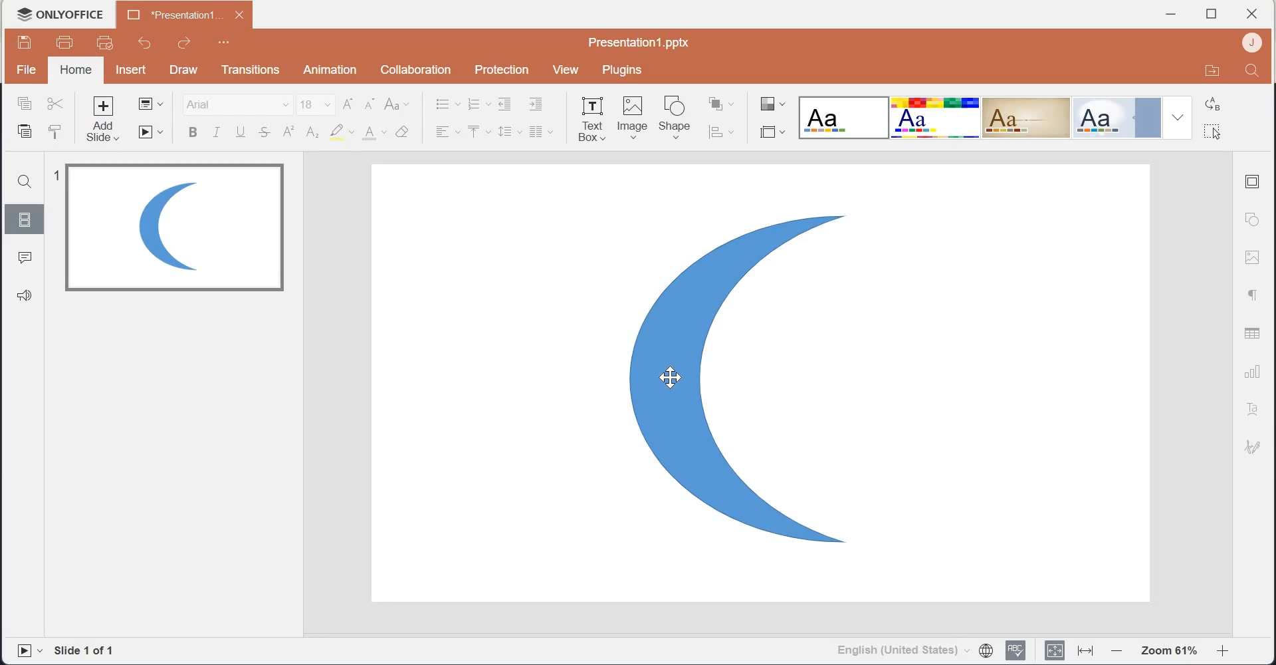 The height and width of the screenshot is (665, 1276). I want to click on font size, so click(317, 105).